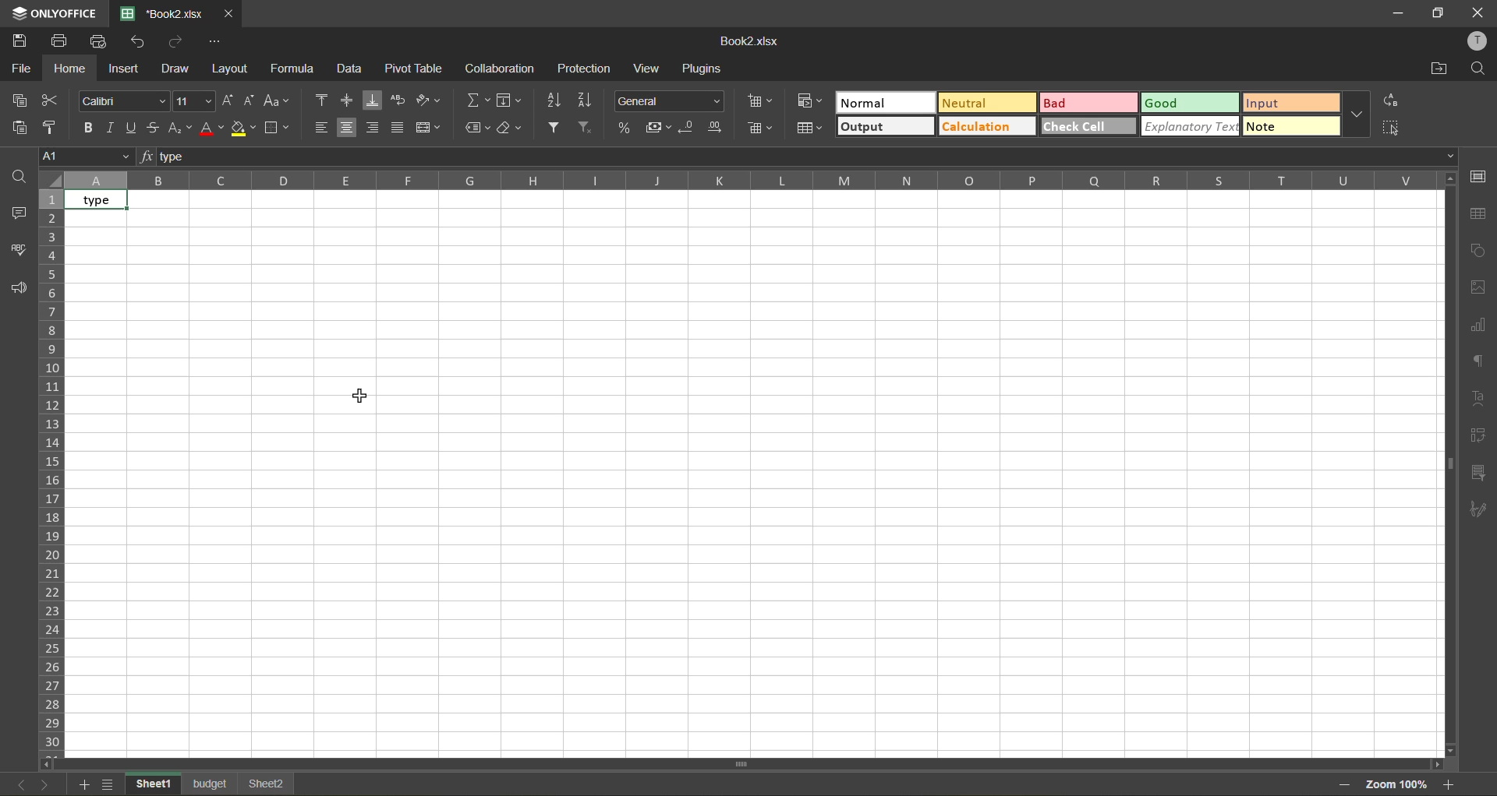  Describe the element at coordinates (16, 784) in the screenshot. I see `previous` at that location.